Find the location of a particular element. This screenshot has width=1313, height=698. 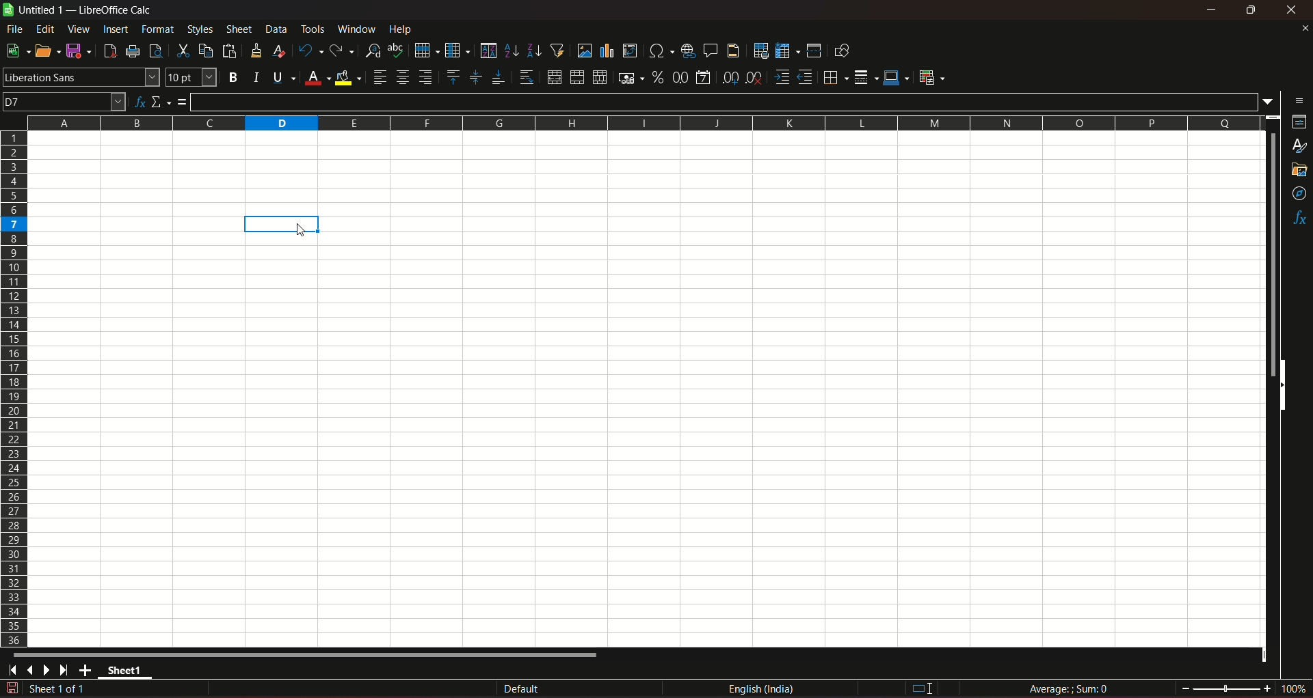

center vertically is located at coordinates (475, 77).